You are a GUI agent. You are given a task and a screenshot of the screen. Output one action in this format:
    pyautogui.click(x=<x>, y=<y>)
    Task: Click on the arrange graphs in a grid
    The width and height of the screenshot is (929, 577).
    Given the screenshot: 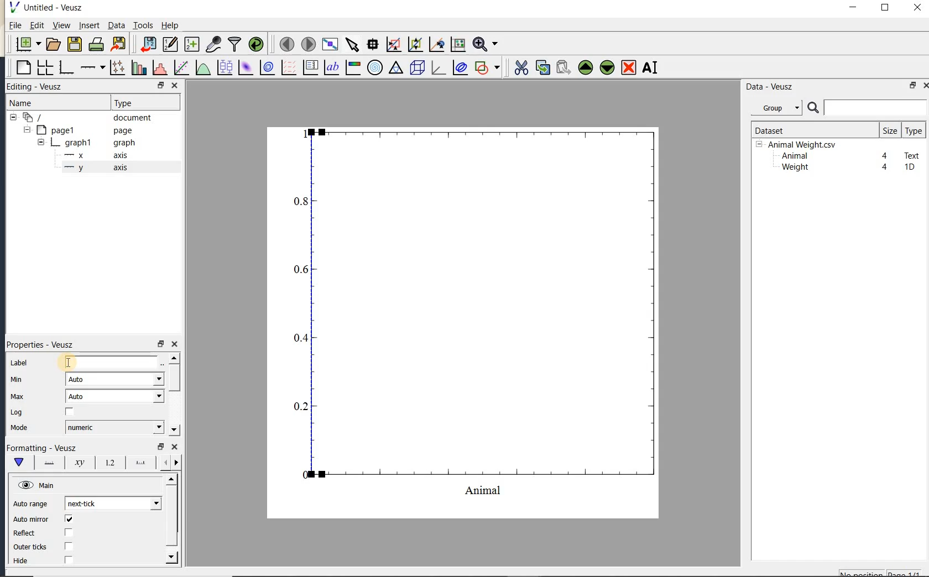 What is the action you would take?
    pyautogui.click(x=44, y=67)
    